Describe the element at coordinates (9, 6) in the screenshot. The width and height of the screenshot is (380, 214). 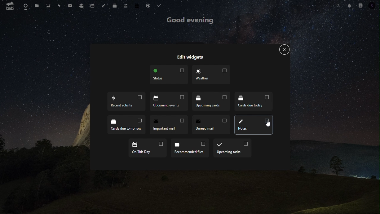
I see `tab` at that location.